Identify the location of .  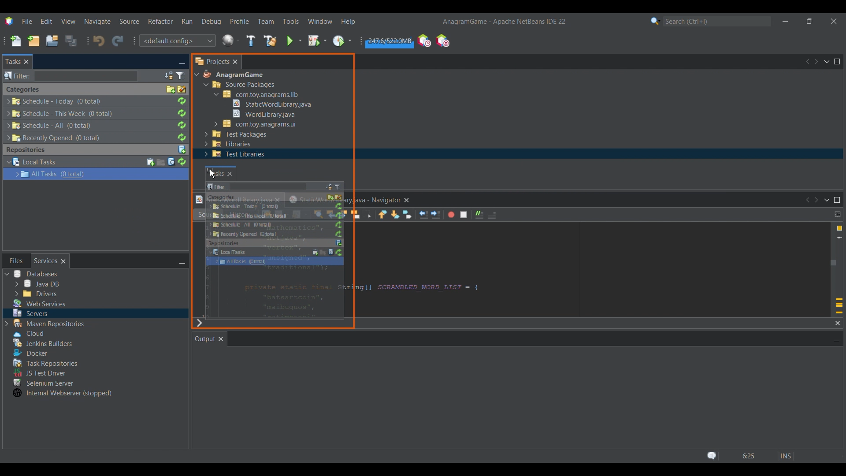
(273, 241).